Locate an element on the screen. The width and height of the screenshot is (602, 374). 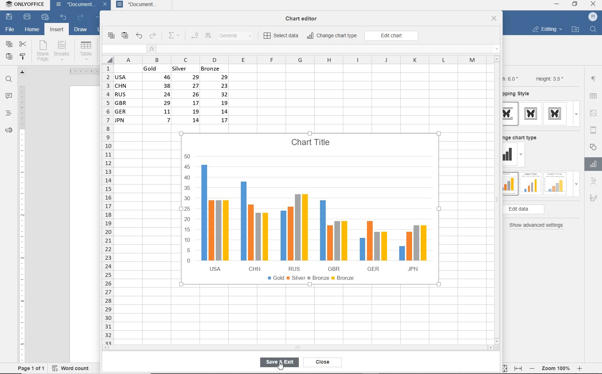
close is located at coordinates (106, 5).